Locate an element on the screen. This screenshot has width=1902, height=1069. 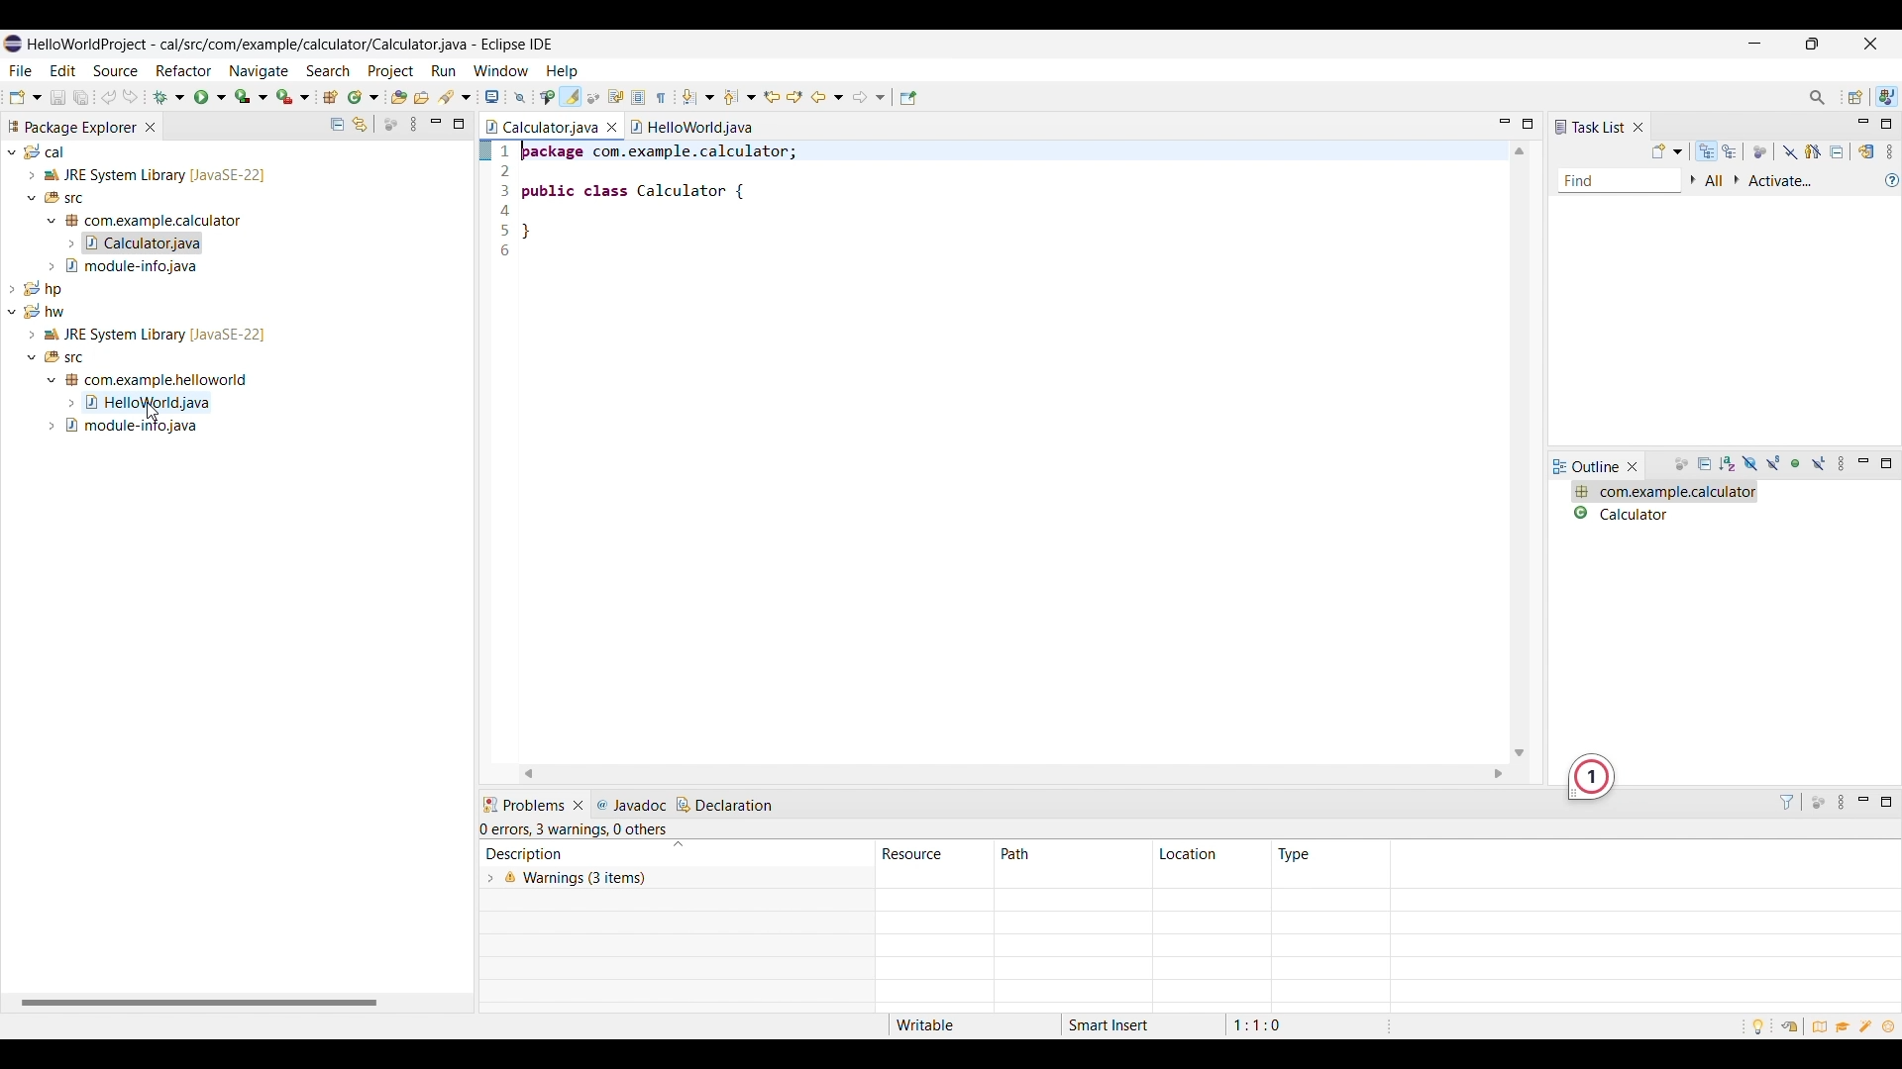
Type is located at coordinates (1296, 854).